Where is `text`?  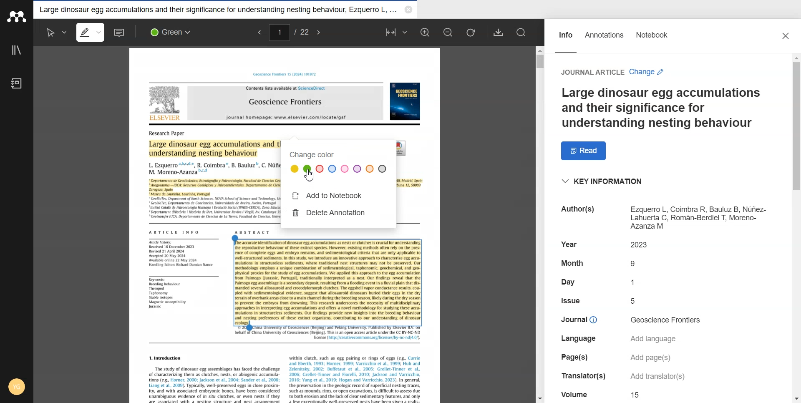
text is located at coordinates (569, 244).